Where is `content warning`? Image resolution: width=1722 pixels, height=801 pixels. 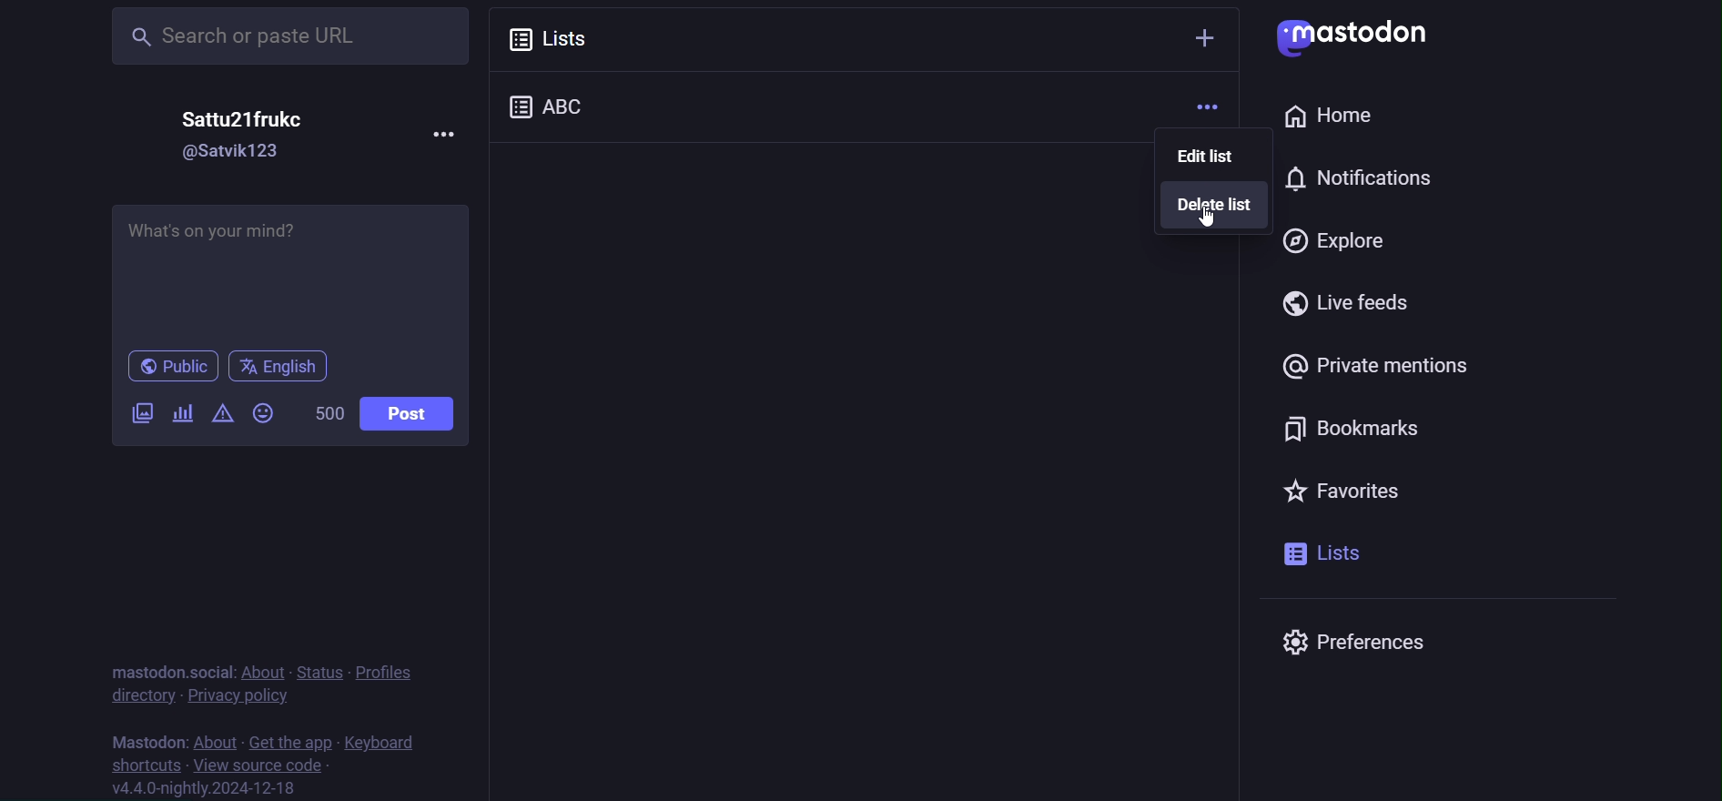 content warning is located at coordinates (222, 412).